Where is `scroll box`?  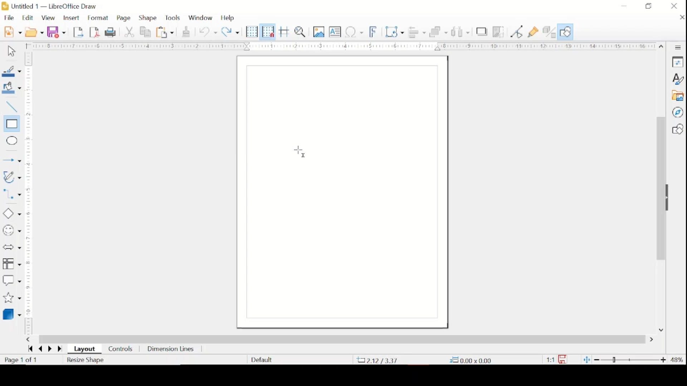
scroll box is located at coordinates (342, 339).